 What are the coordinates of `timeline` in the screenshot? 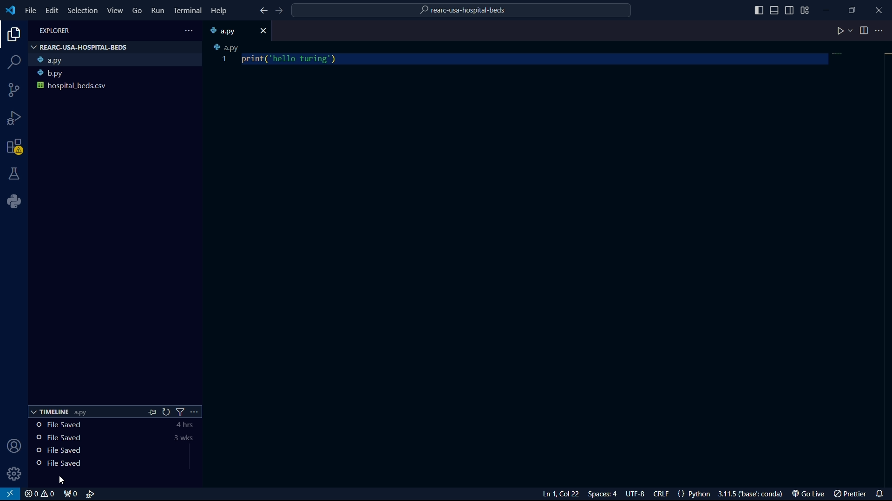 It's located at (97, 451).